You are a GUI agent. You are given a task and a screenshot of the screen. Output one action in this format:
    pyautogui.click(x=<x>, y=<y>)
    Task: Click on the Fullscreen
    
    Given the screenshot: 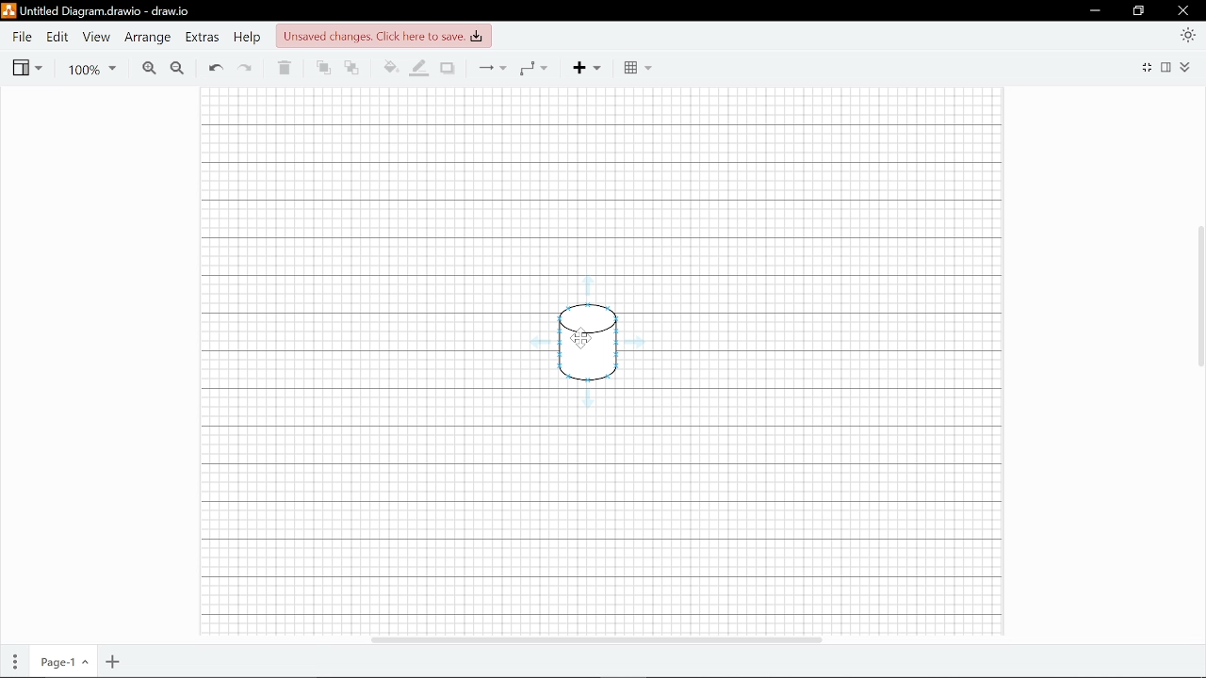 What is the action you would take?
    pyautogui.click(x=1148, y=66)
    